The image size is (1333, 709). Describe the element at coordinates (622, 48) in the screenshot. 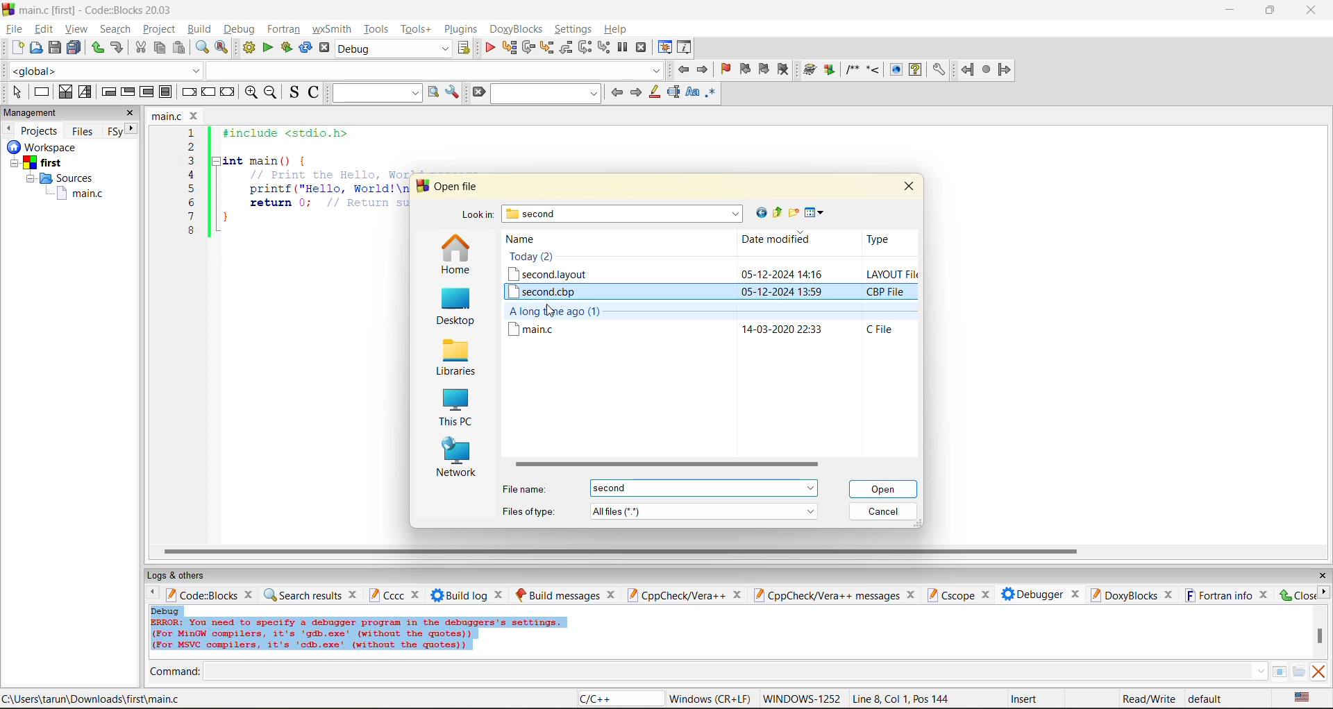

I see `break debugger` at that location.